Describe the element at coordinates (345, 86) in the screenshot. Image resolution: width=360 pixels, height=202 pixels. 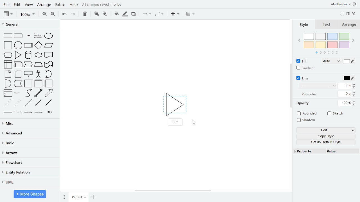
I see `current line width` at that location.